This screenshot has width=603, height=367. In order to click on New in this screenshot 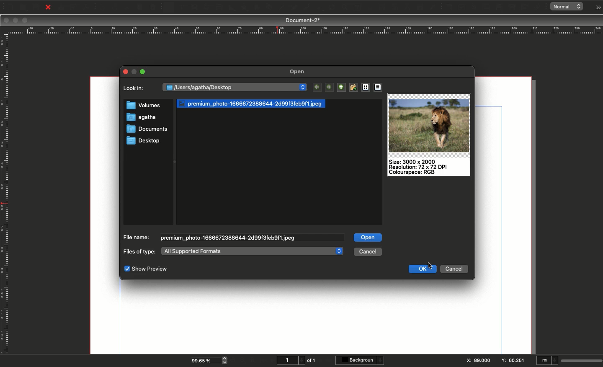, I will do `click(9, 6)`.